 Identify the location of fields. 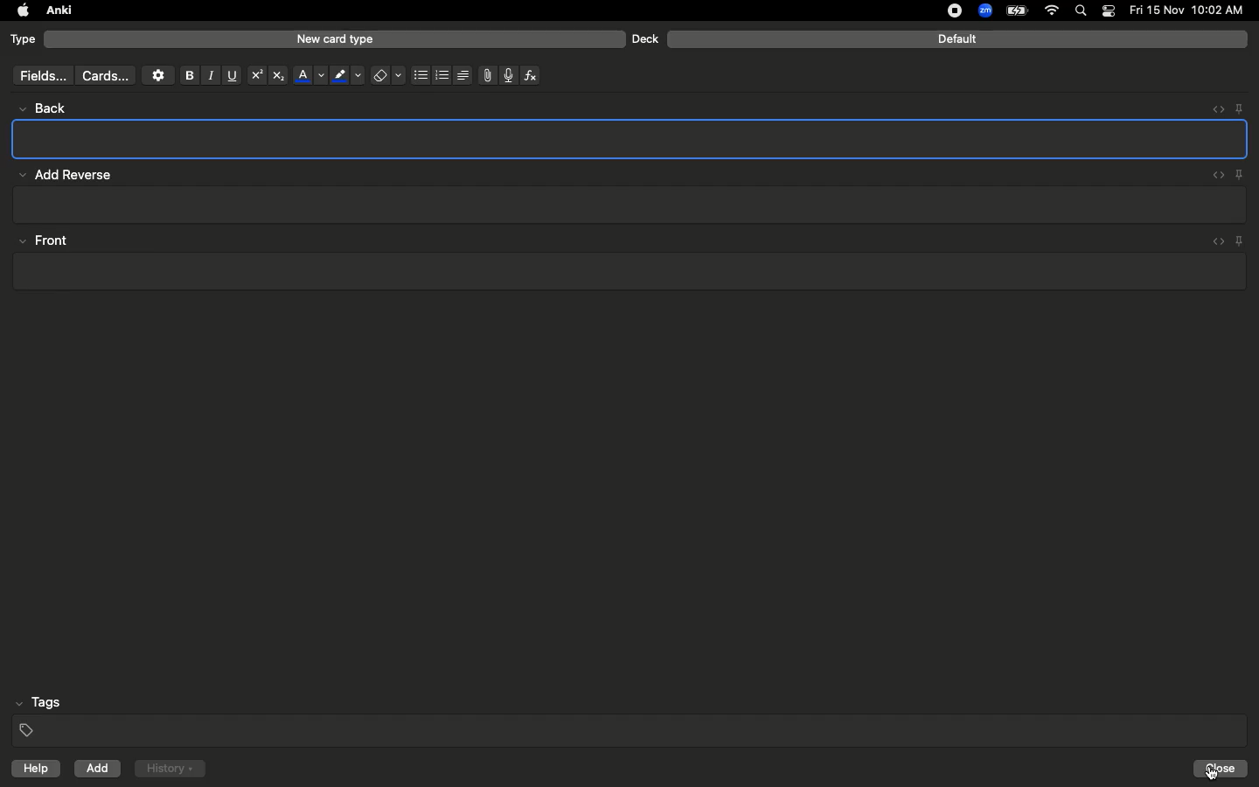
(38, 76).